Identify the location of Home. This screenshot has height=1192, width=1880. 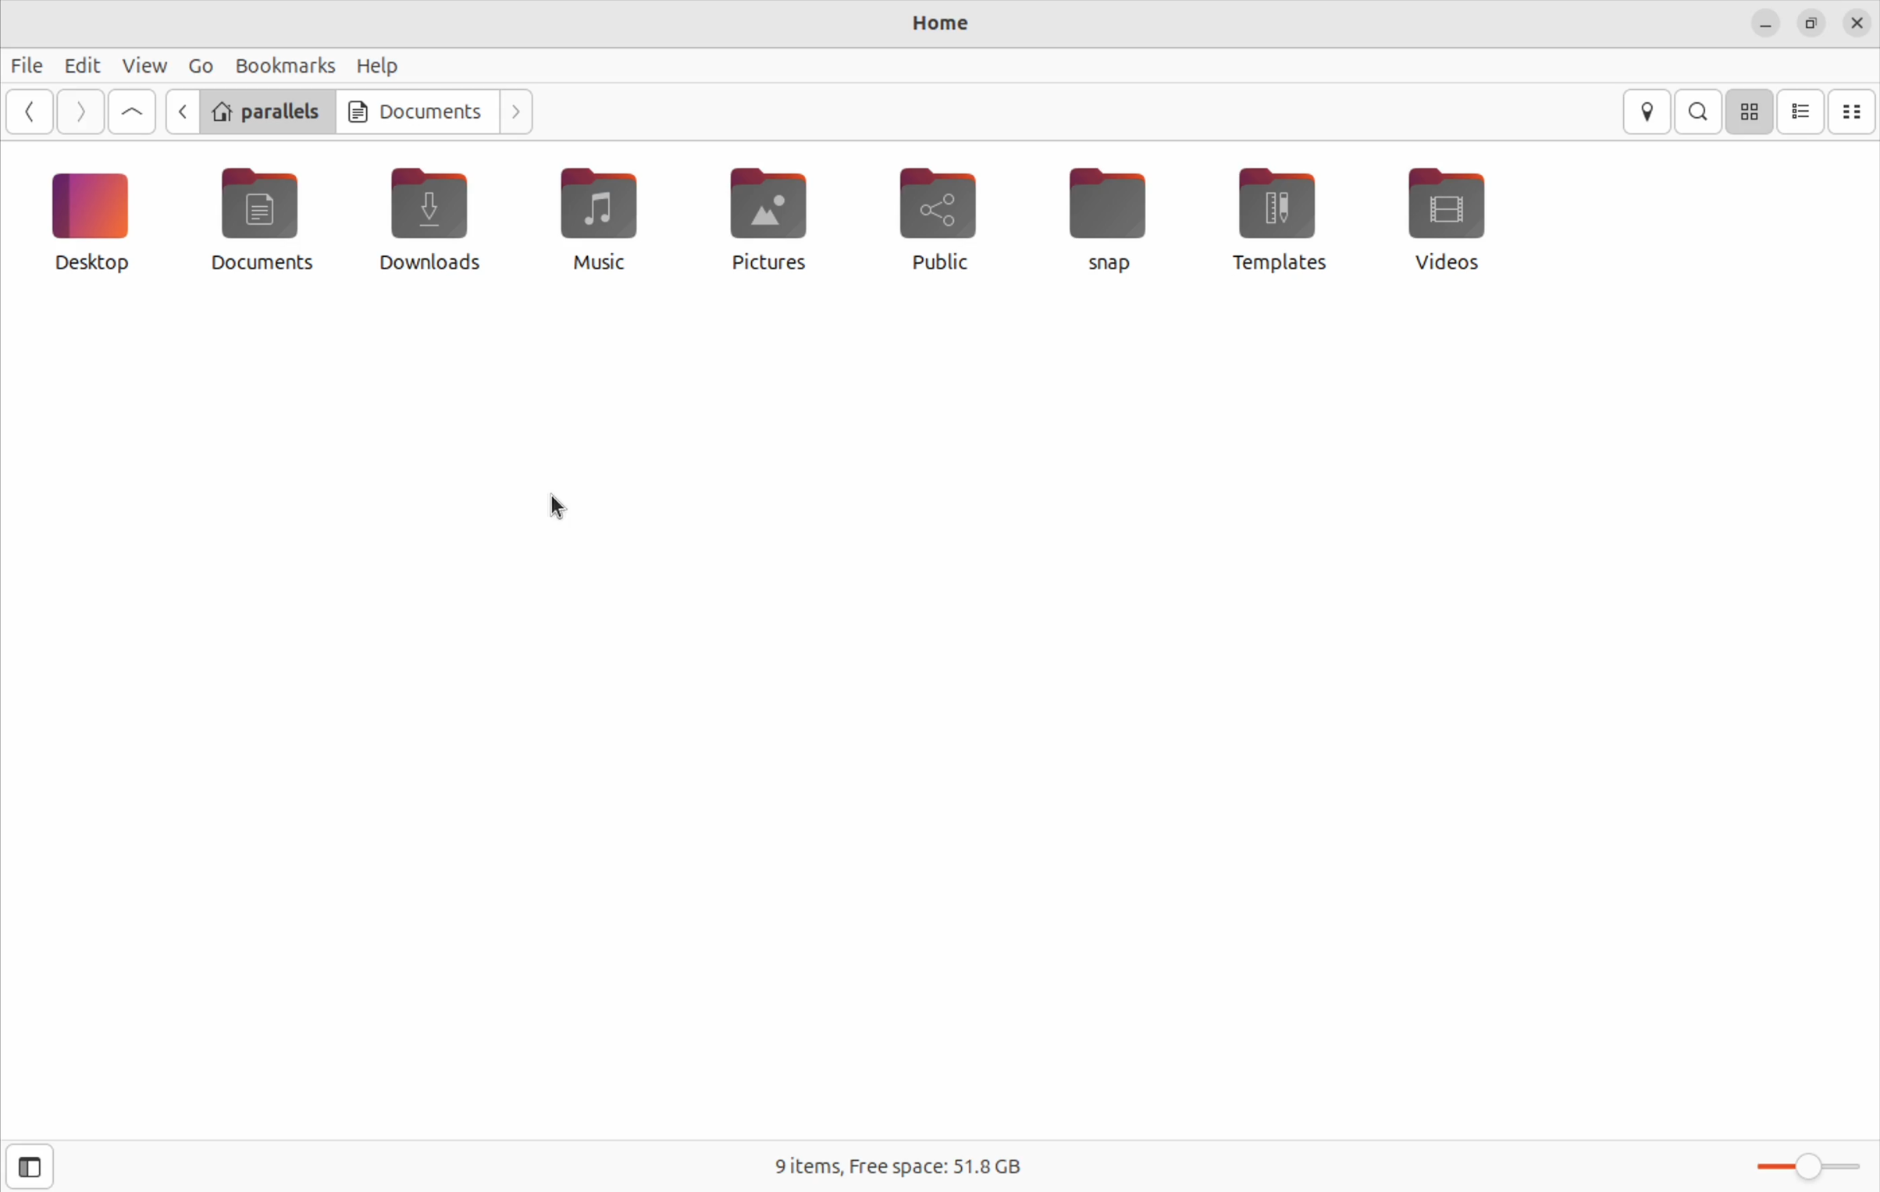
(942, 21).